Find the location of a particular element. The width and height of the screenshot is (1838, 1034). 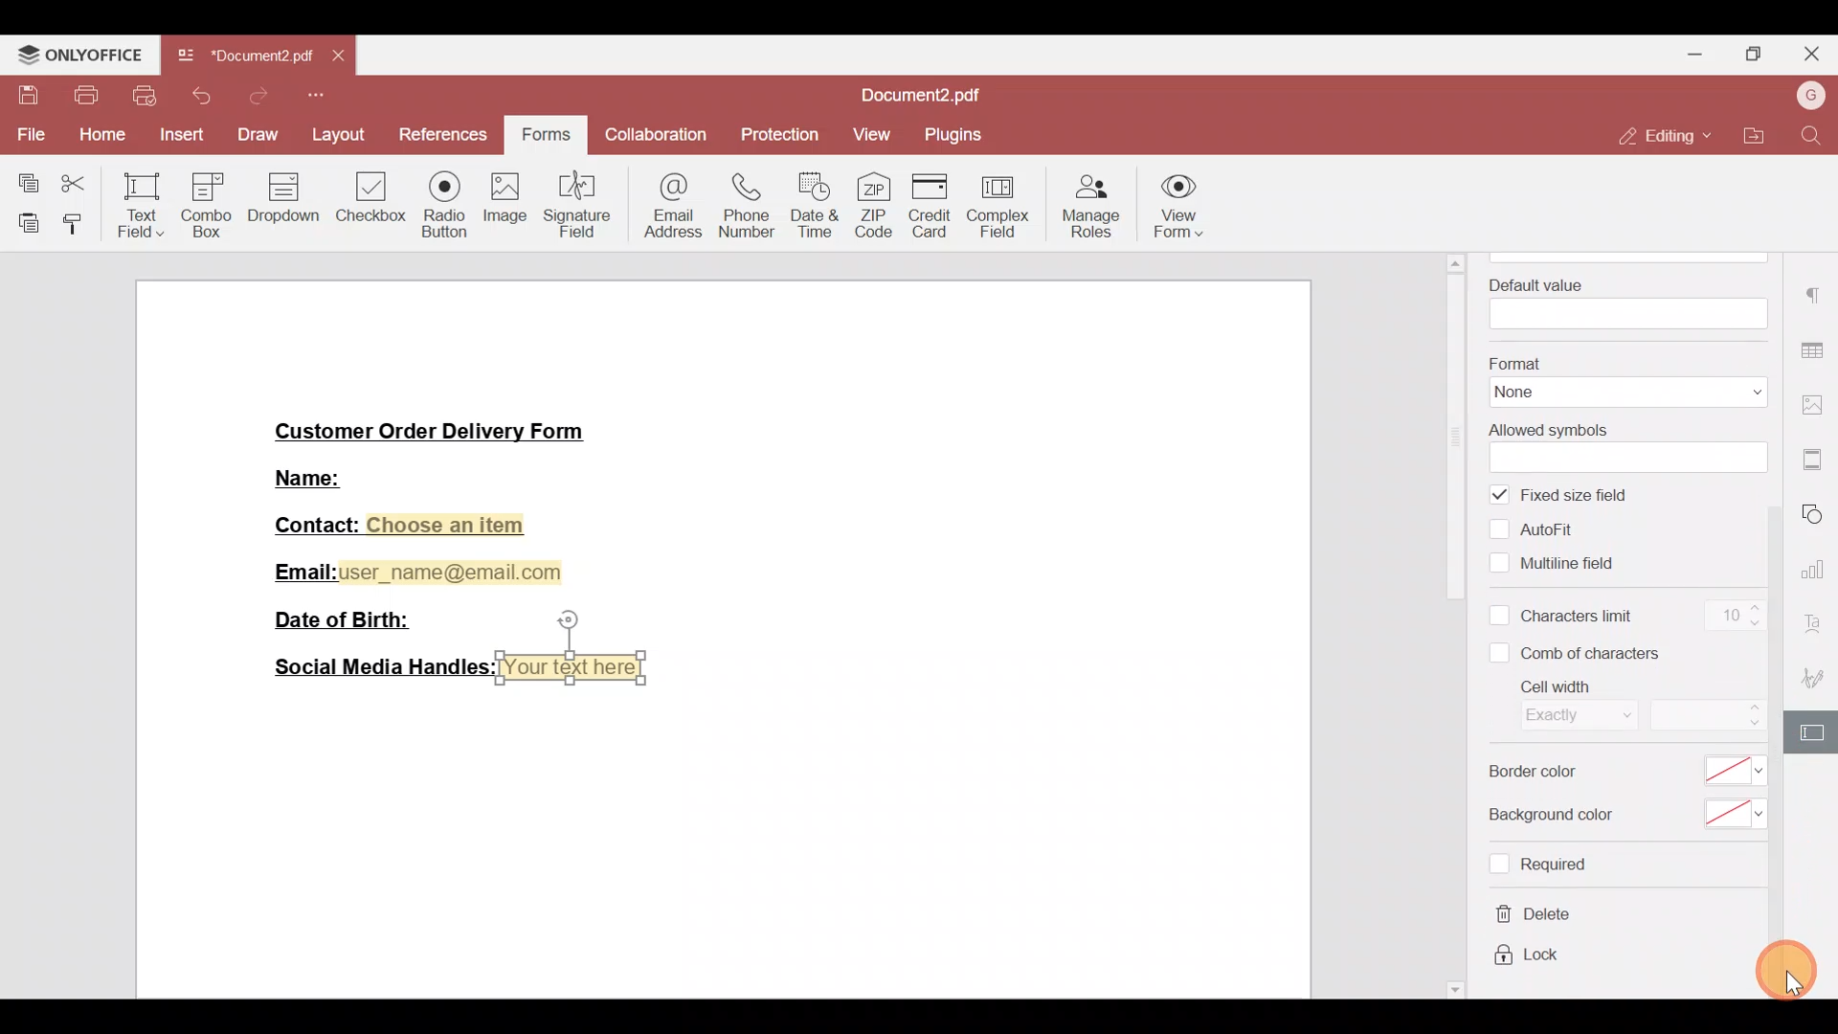

Email:user_name@email.com is located at coordinates (419, 569).